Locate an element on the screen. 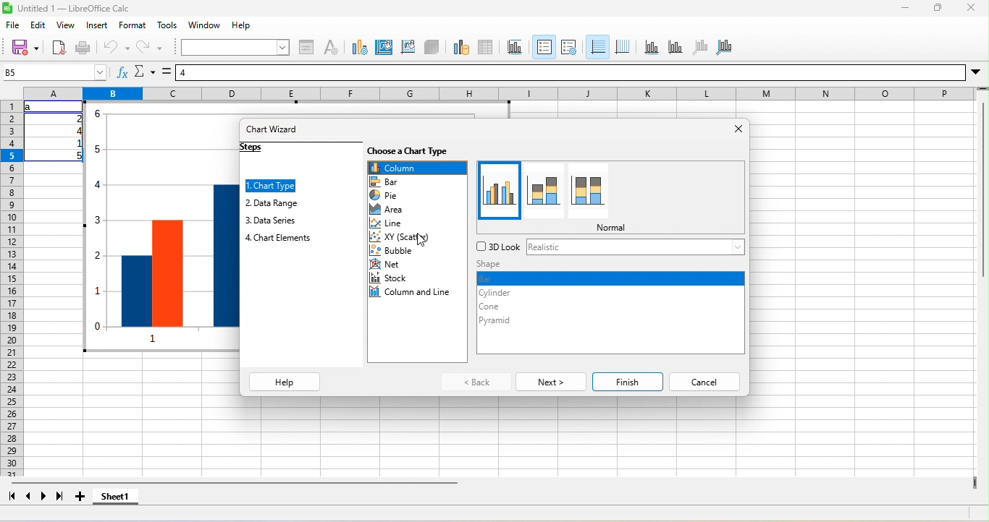 Image resolution: width=989 pixels, height=522 pixels. data series is located at coordinates (271, 221).